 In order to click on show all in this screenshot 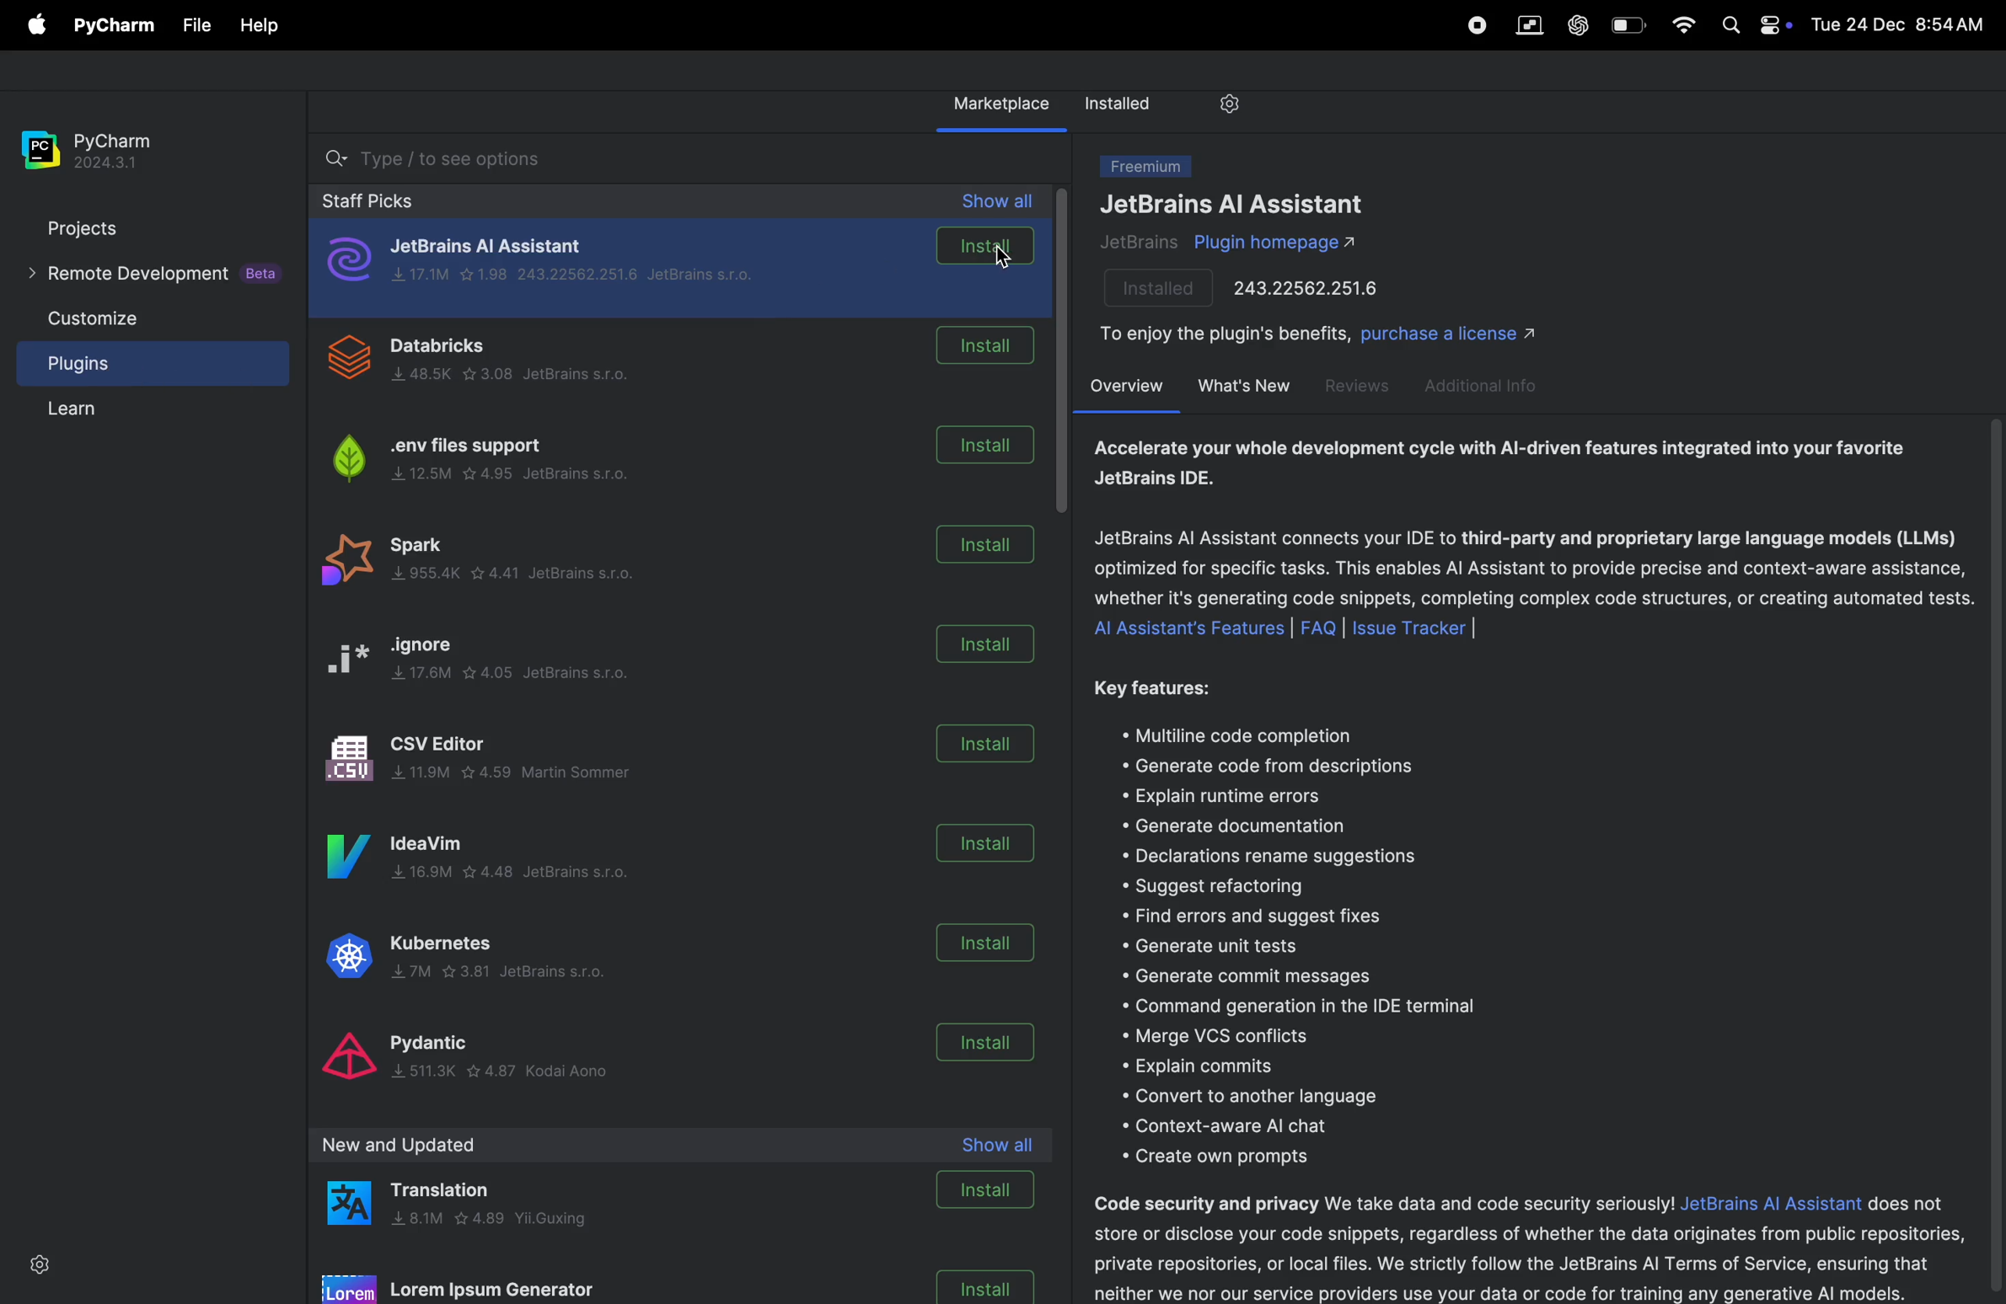, I will do `click(997, 202)`.